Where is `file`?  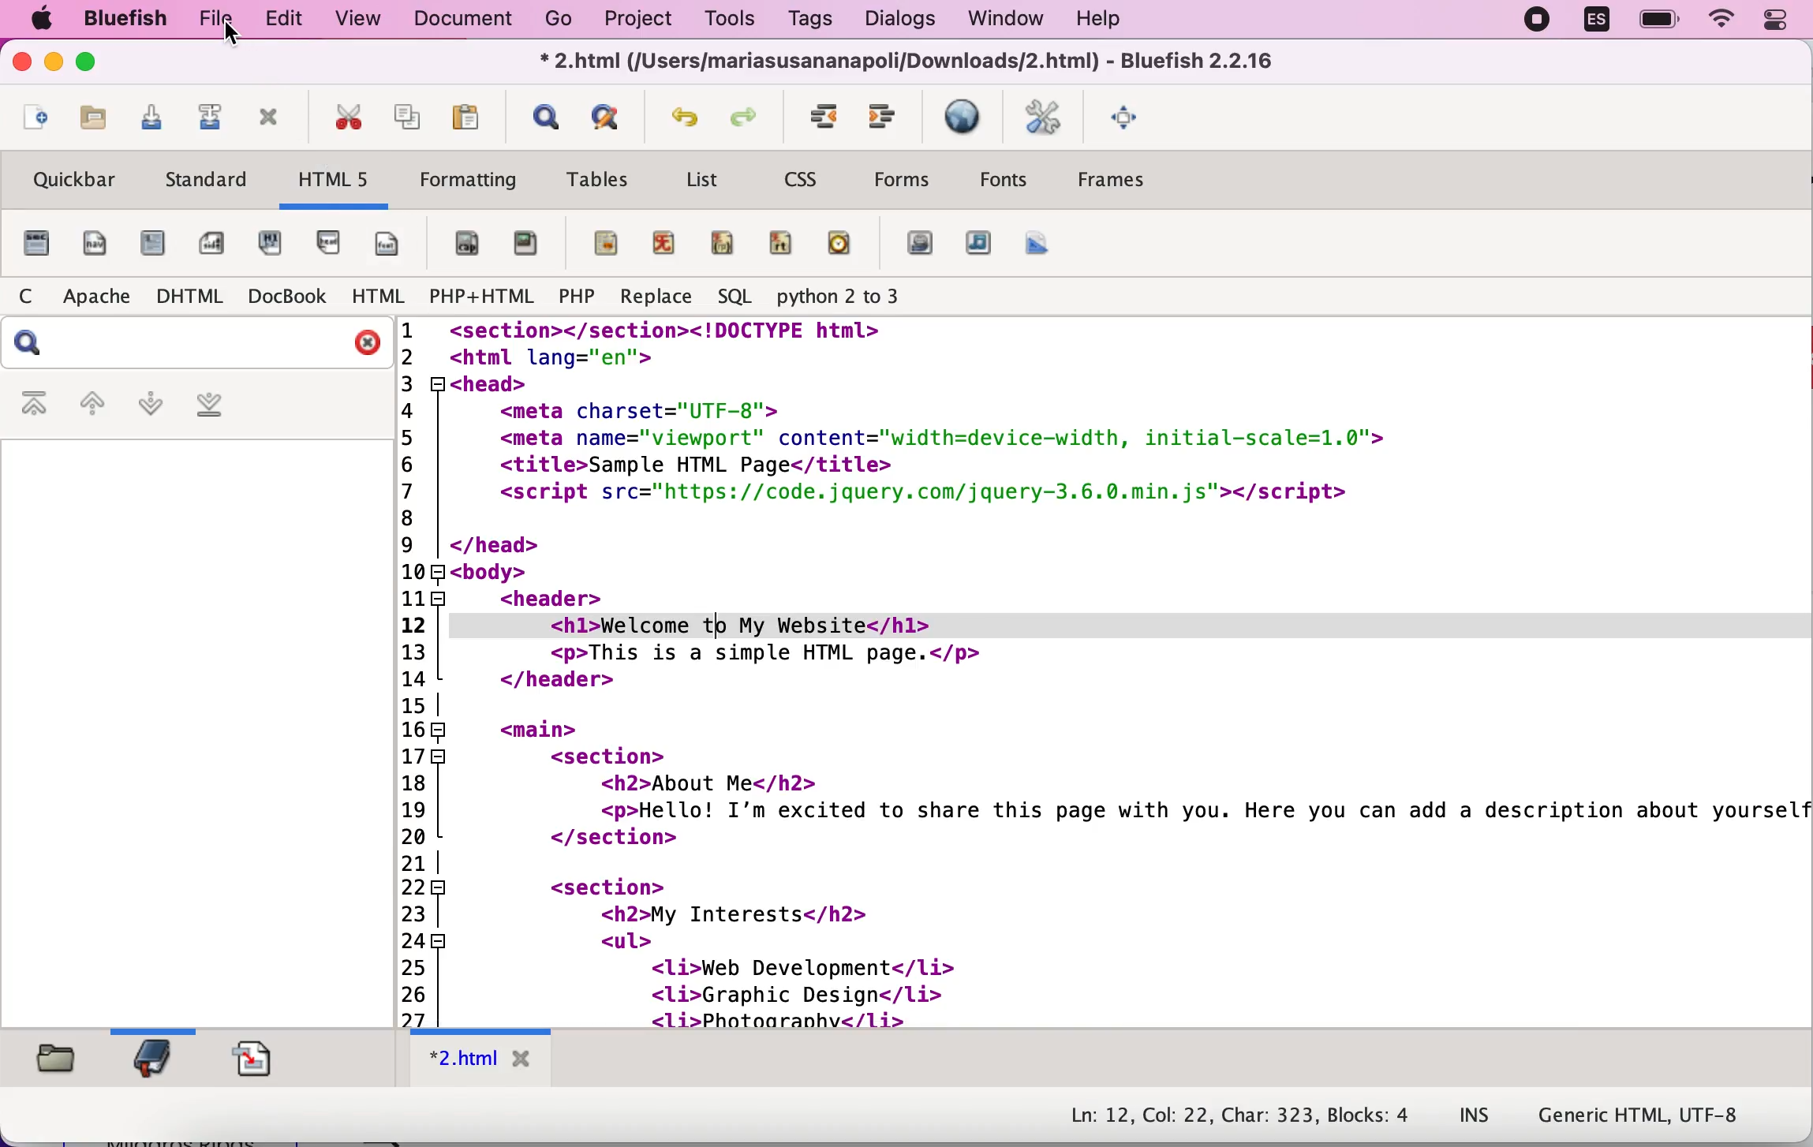
file is located at coordinates (212, 20).